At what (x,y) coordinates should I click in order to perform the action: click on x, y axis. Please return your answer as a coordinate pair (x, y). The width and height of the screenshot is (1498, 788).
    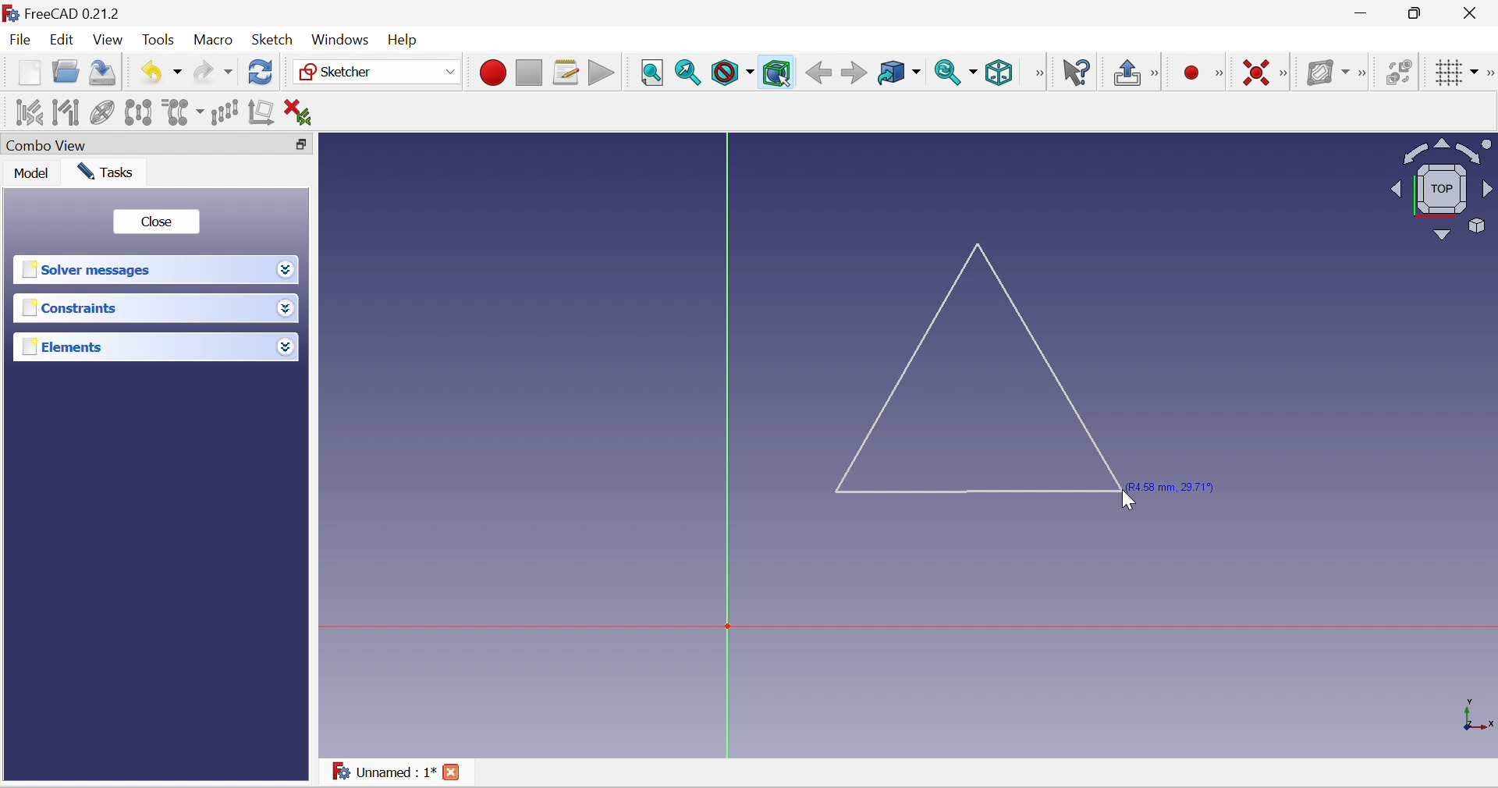
    Looking at the image, I should click on (1475, 714).